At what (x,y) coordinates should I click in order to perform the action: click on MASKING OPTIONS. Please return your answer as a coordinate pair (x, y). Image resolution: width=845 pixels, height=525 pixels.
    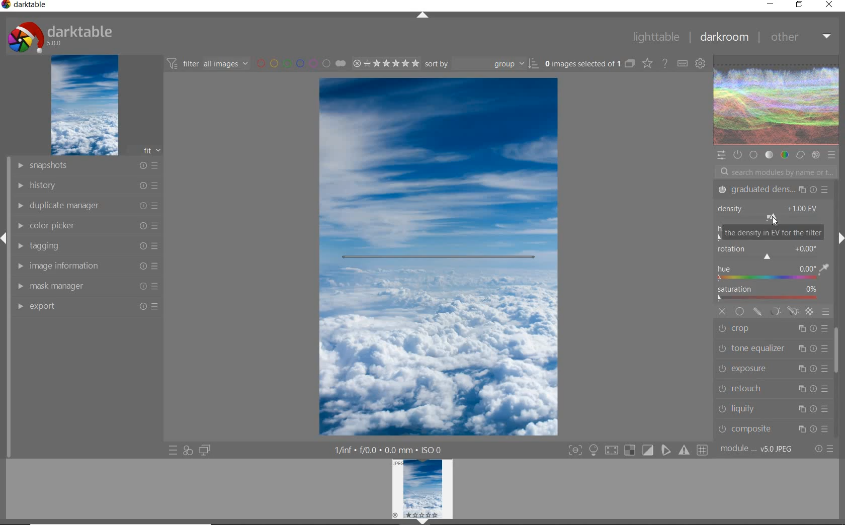
    Looking at the image, I should click on (783, 312).